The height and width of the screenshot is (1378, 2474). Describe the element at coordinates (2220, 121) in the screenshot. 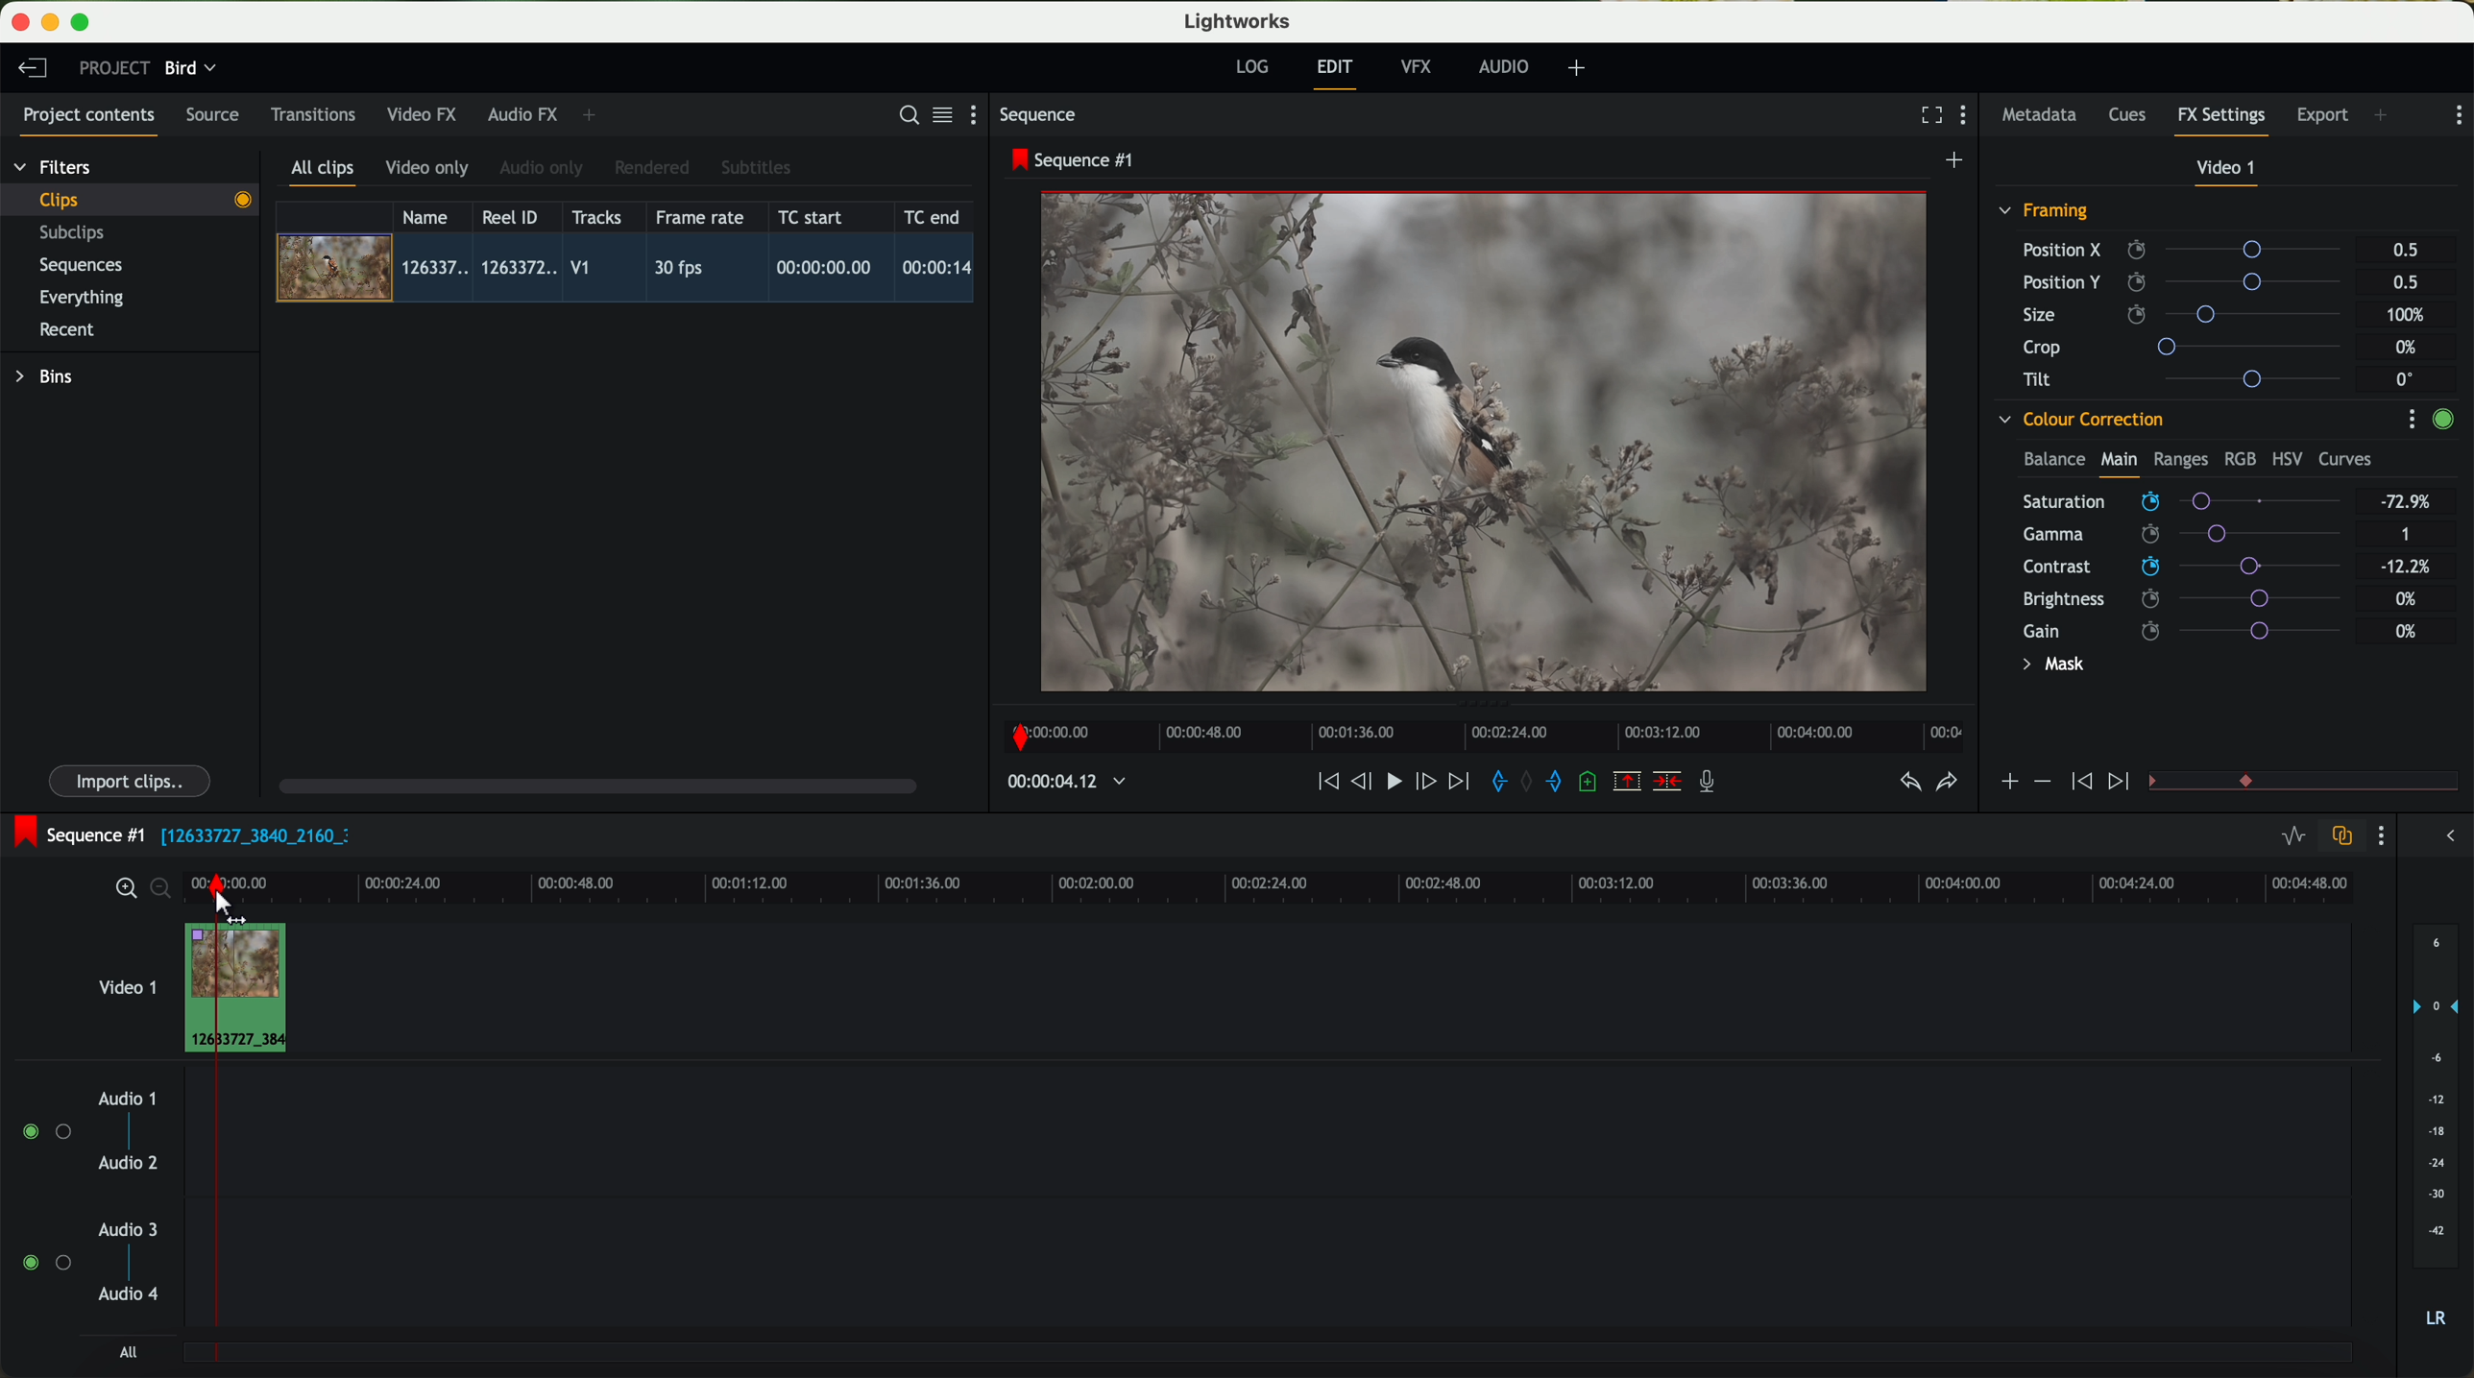

I see `fx settings` at that location.